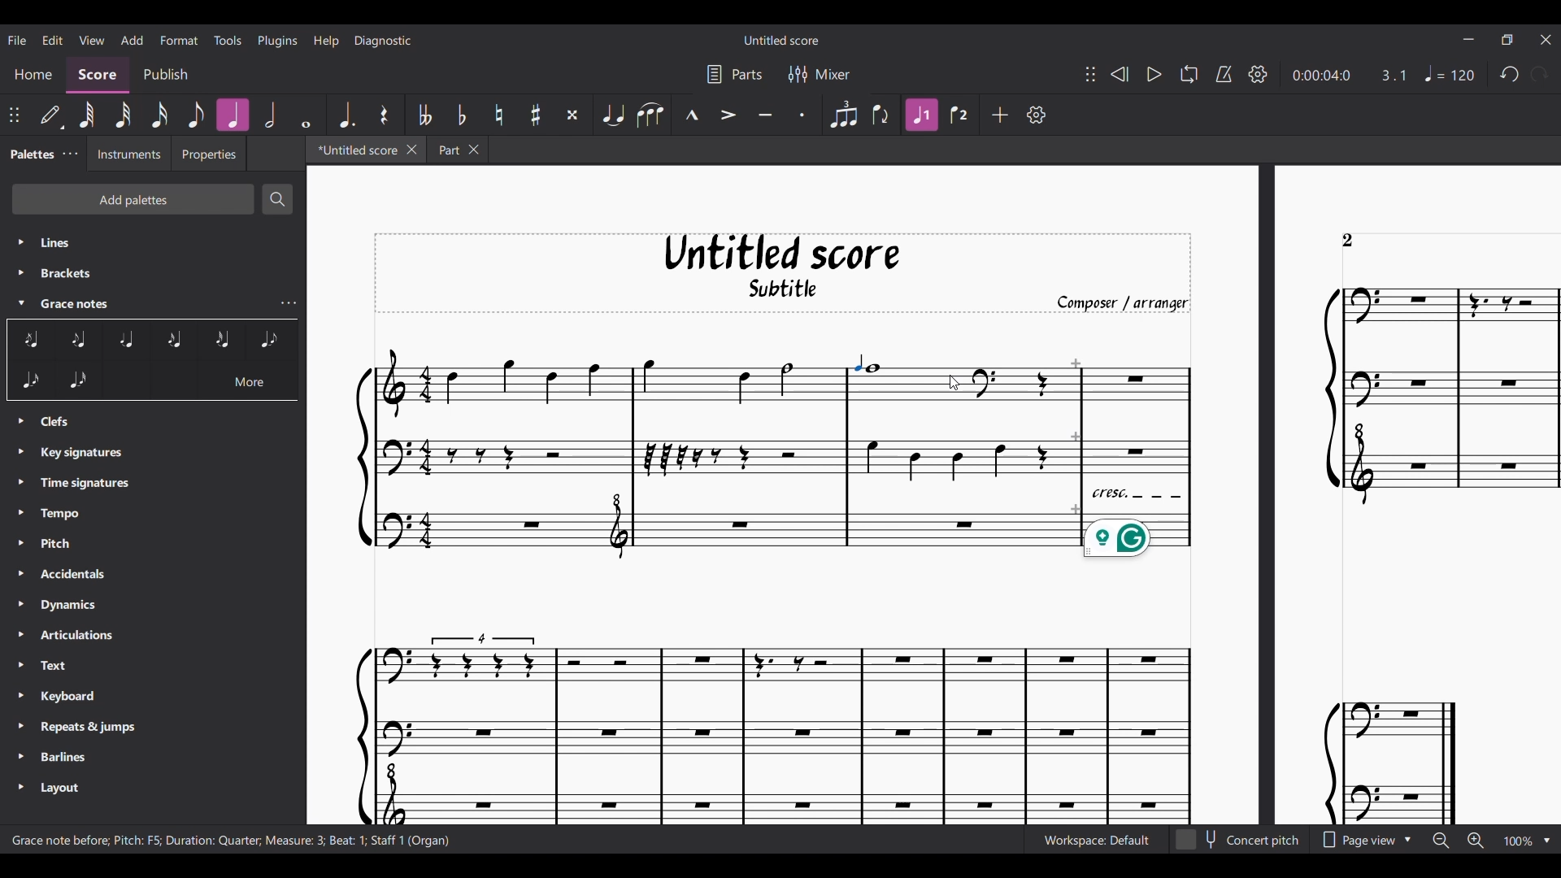  What do you see at coordinates (461, 115) in the screenshot?
I see `Toggle flat` at bounding box center [461, 115].